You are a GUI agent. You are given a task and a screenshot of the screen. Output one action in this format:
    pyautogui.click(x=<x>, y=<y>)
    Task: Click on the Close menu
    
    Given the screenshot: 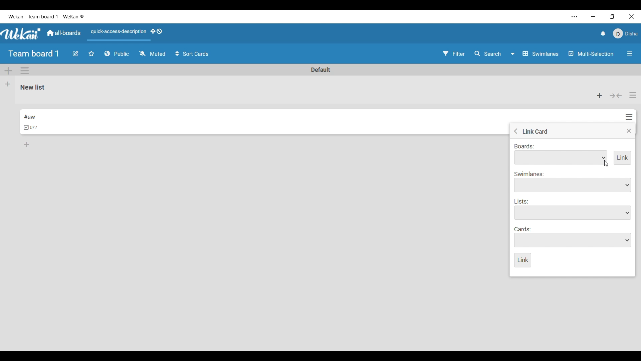 What is the action you would take?
    pyautogui.click(x=629, y=131)
    